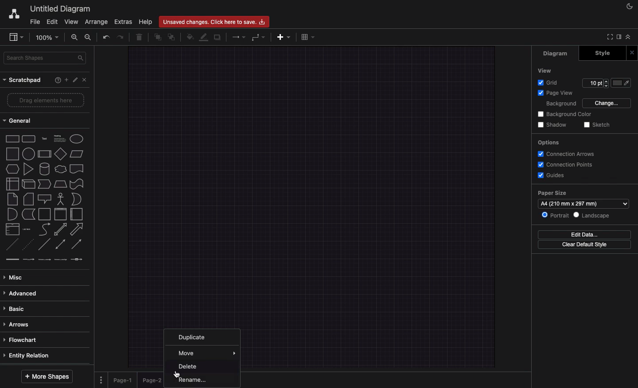 The width and height of the screenshot is (638, 388). I want to click on Waypoints, so click(258, 38).